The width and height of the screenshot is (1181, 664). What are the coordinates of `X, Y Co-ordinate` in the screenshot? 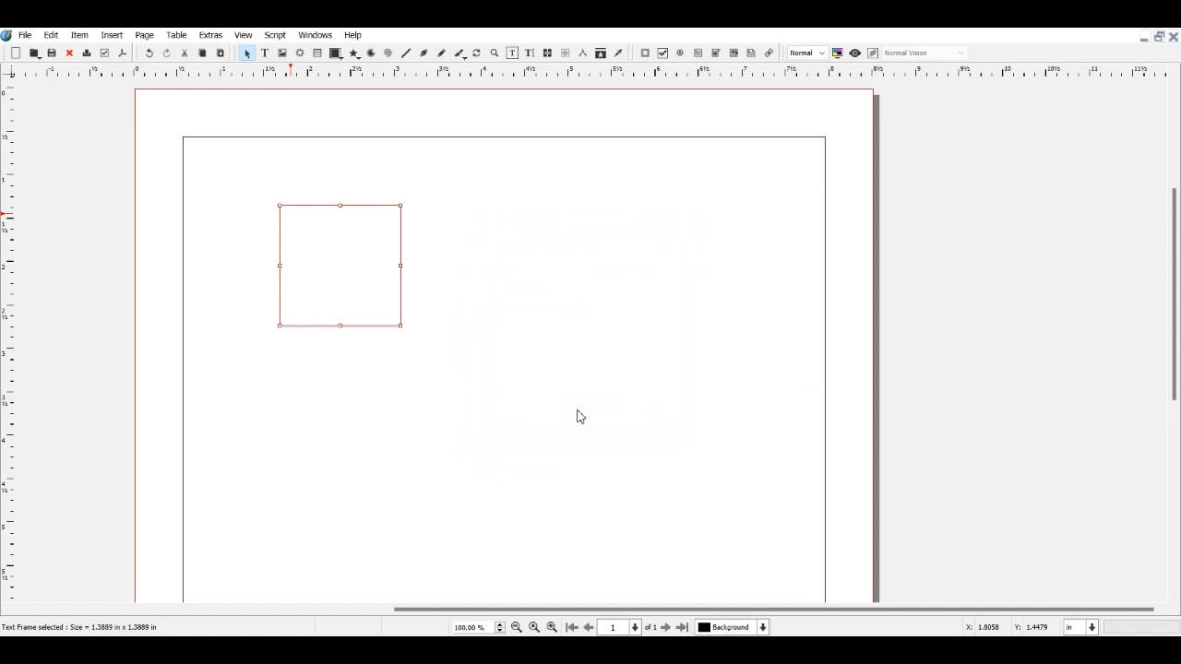 It's located at (984, 627).